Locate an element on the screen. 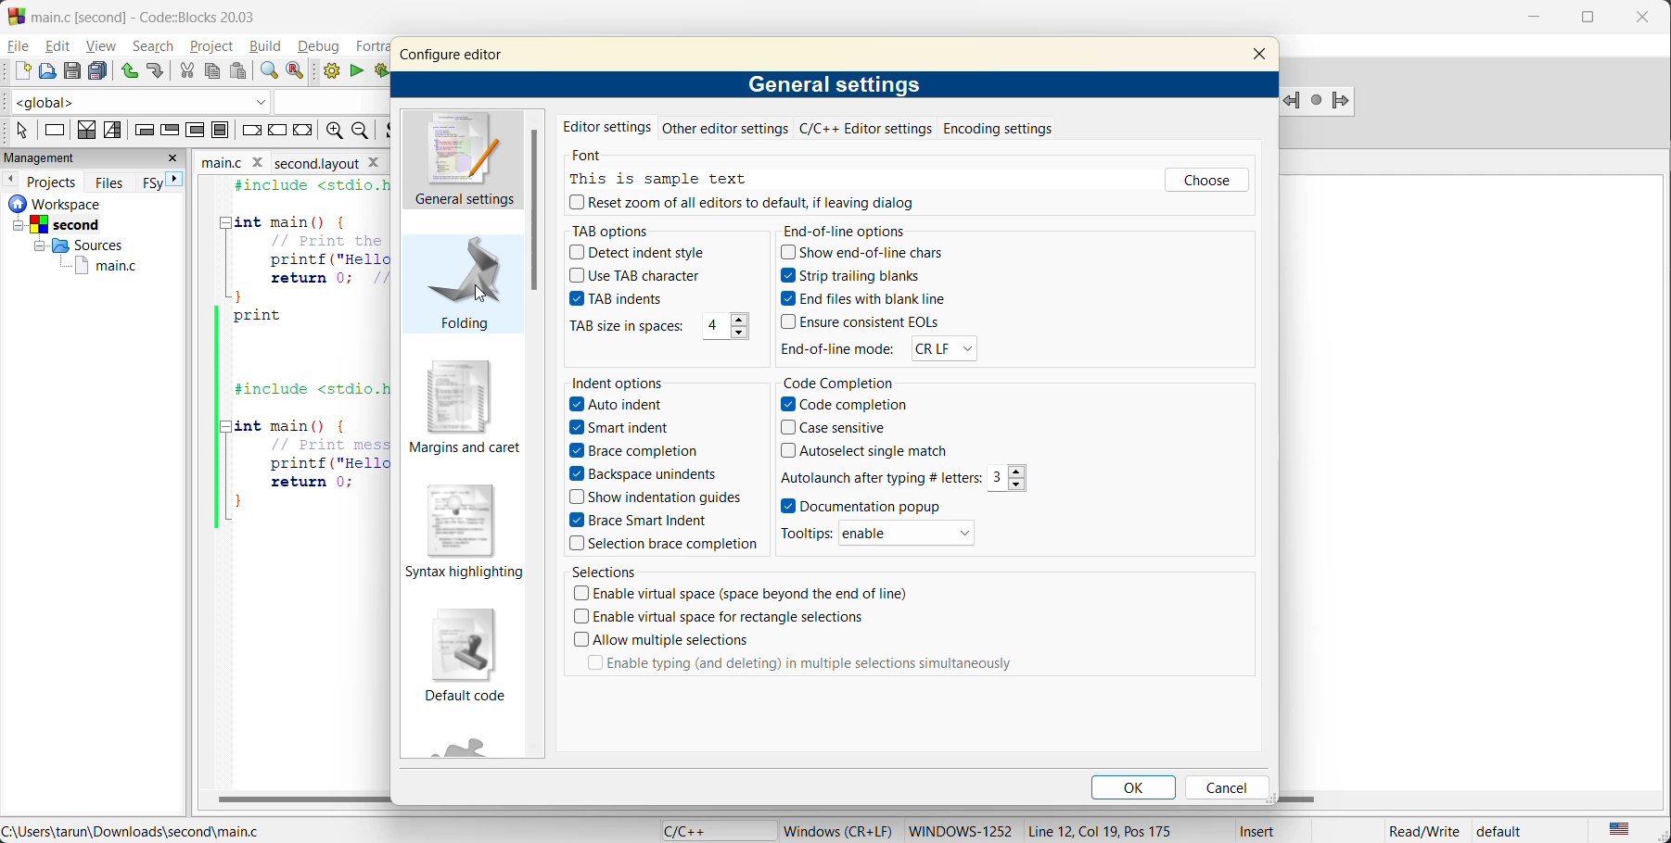 Image resolution: width=1671 pixels, height=843 pixels. build is located at coordinates (266, 45).